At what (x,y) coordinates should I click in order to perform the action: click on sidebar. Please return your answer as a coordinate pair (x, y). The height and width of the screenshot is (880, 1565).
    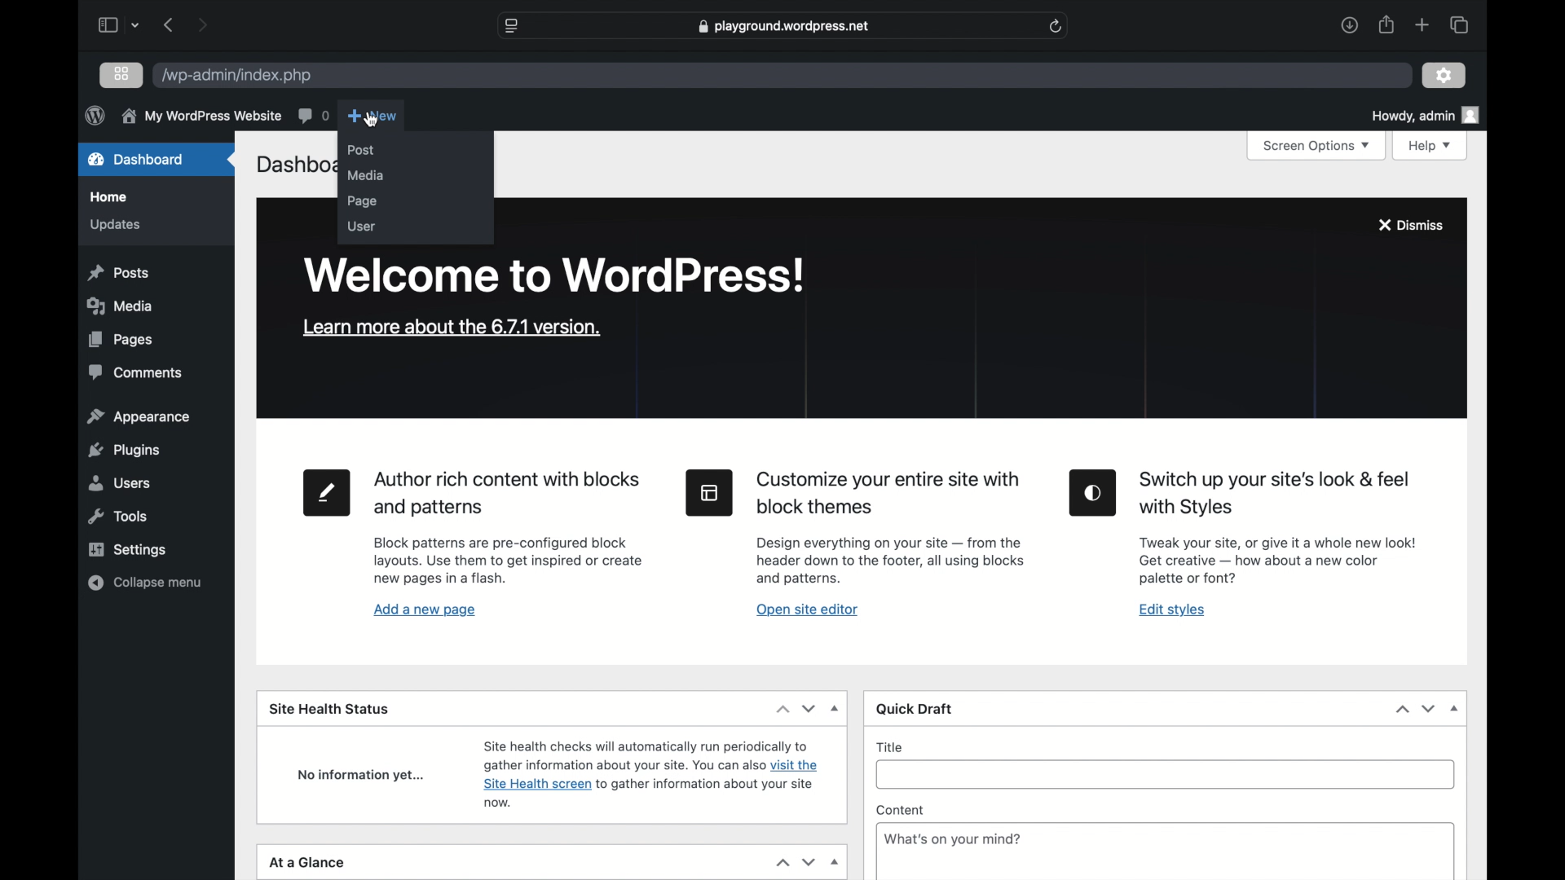
    Looking at the image, I should click on (106, 24).